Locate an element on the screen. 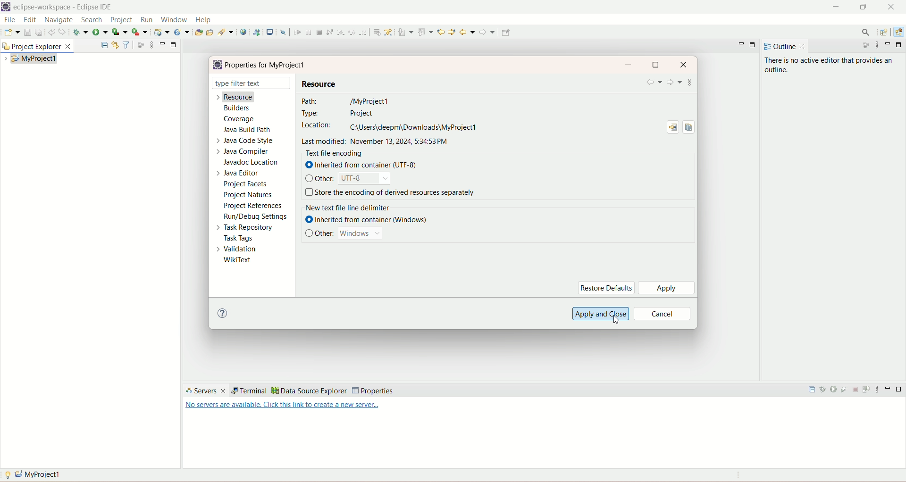 The height and width of the screenshot is (482, 906). myproject is located at coordinates (34, 475).